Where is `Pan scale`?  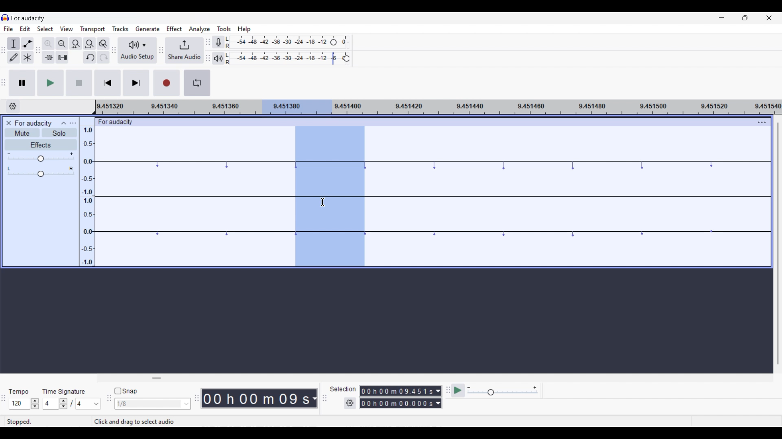
Pan scale is located at coordinates (41, 172).